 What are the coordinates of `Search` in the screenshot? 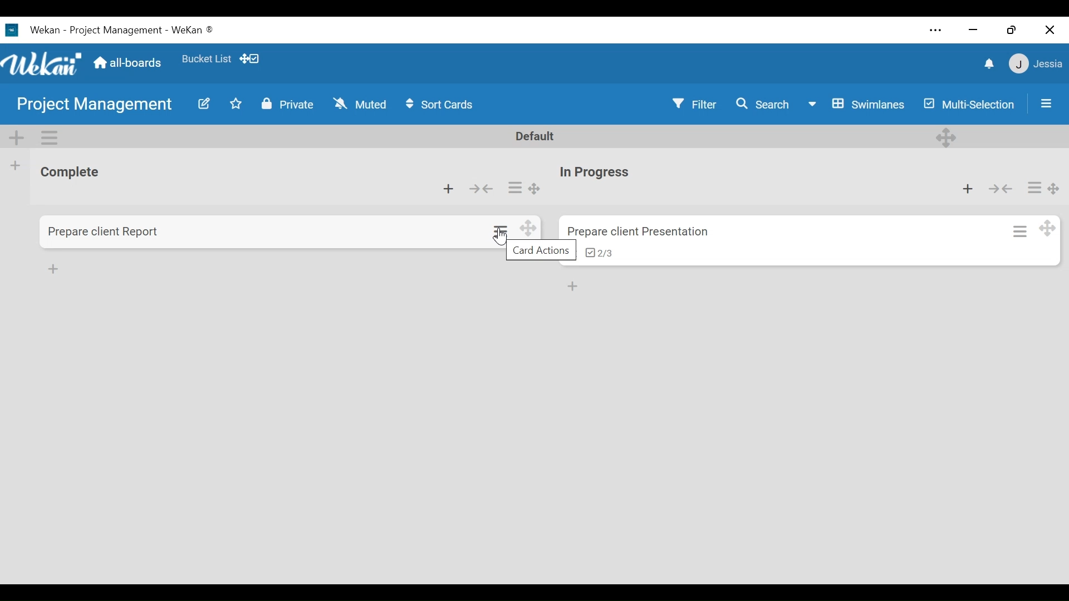 It's located at (764, 102).